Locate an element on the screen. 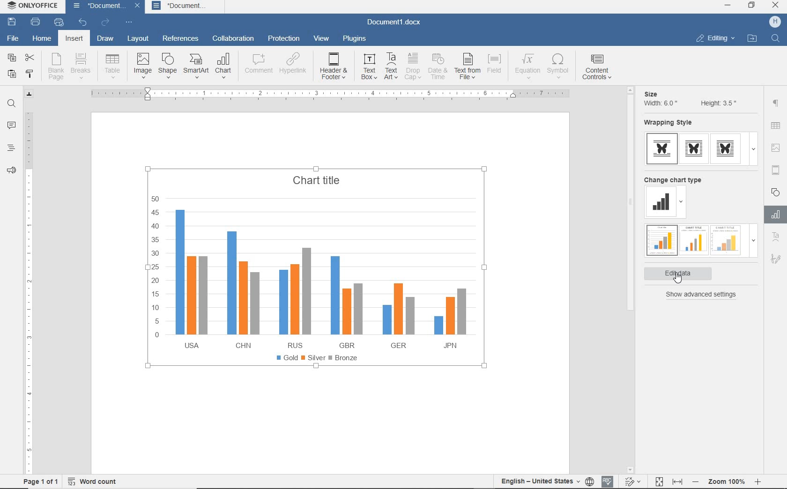 This screenshot has height=489, width=787. home is located at coordinates (42, 40).